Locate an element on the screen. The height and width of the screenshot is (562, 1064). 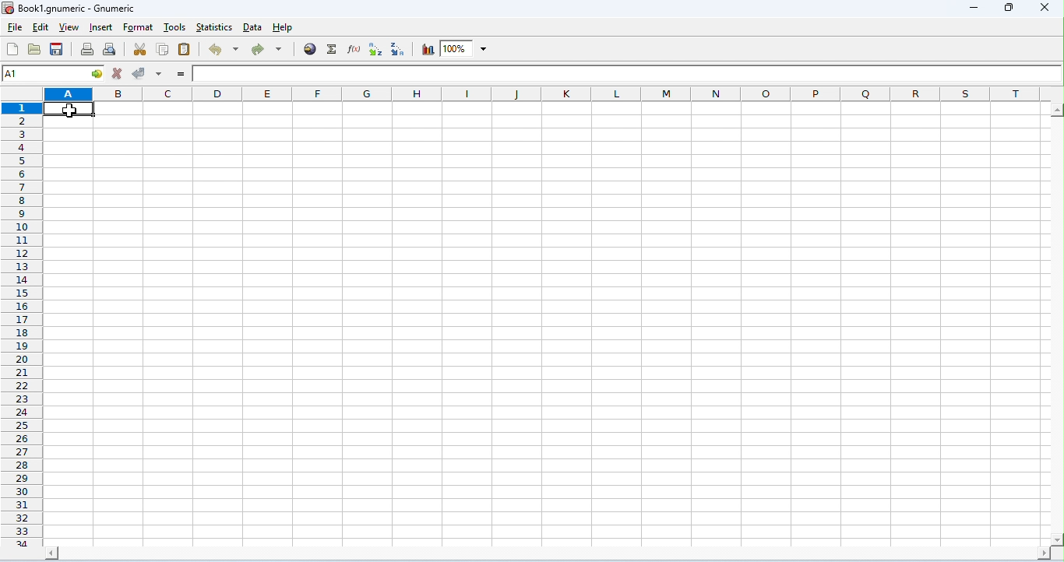
vertical slider is located at coordinates (1057, 314).